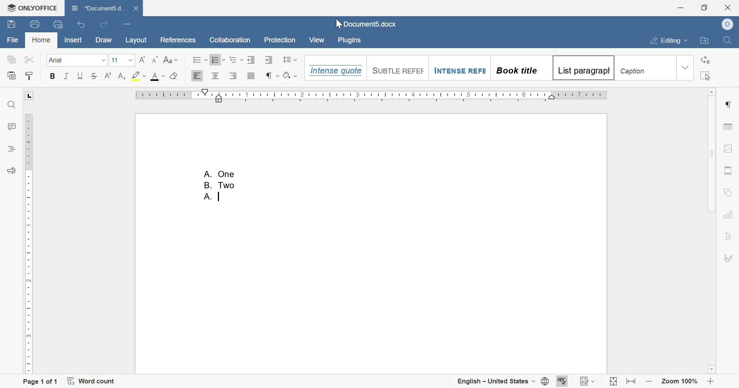 Image resolution: width=739 pixels, height=388 pixels. Describe the element at coordinates (711, 383) in the screenshot. I see `zoom in` at that location.